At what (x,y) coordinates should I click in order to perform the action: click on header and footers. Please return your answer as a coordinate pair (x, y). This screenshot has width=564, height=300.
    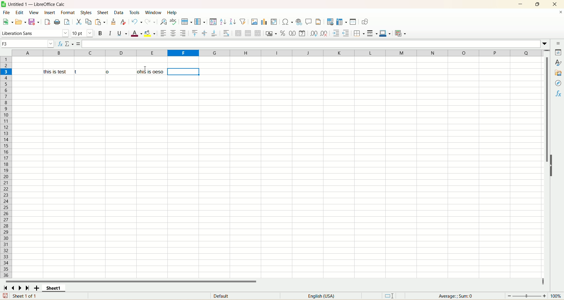
    Looking at the image, I should click on (318, 22).